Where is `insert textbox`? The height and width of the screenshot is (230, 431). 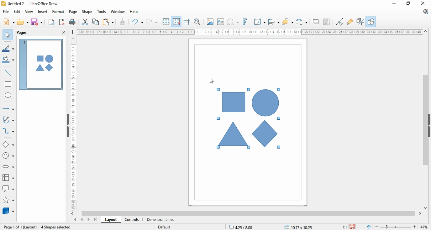 insert textbox is located at coordinates (221, 22).